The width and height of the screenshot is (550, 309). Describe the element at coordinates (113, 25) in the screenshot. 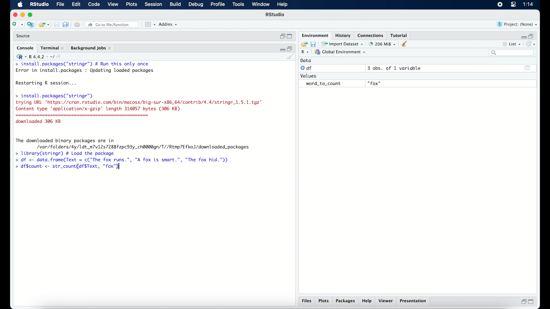

I see `go to file/function` at that location.